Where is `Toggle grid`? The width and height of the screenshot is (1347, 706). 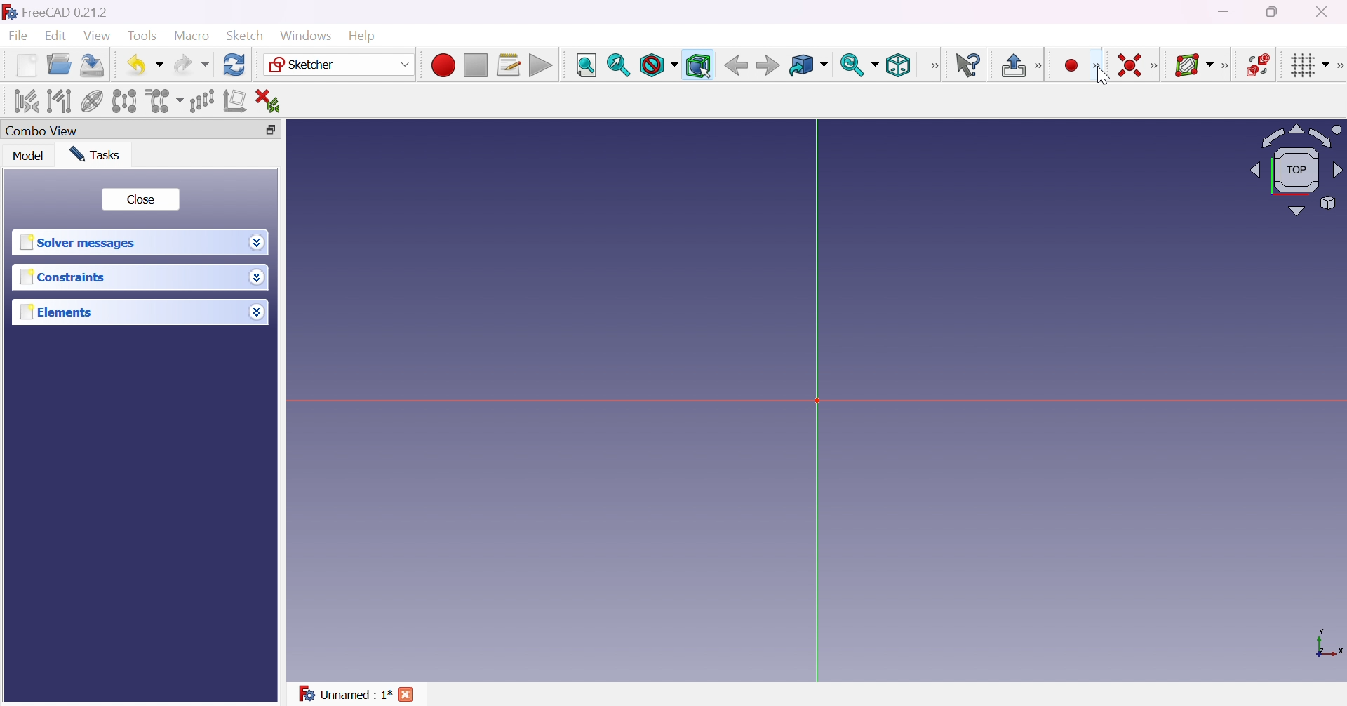 Toggle grid is located at coordinates (1311, 66).